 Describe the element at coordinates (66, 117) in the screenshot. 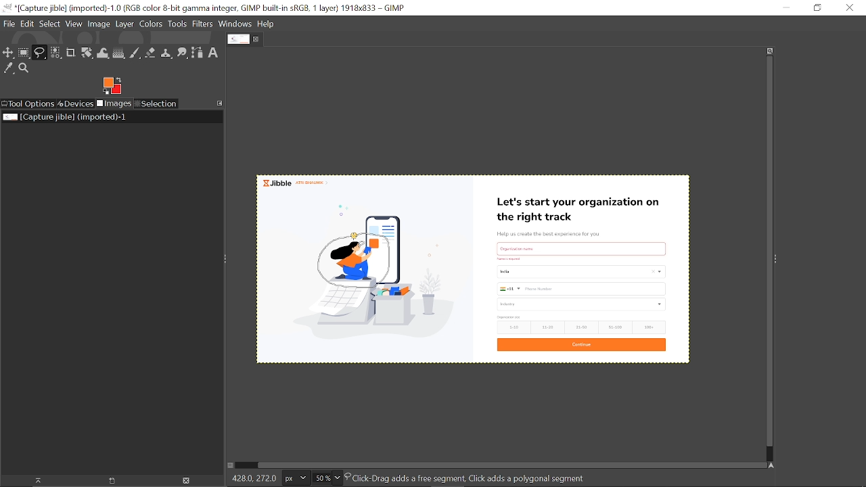

I see `Current image` at that location.